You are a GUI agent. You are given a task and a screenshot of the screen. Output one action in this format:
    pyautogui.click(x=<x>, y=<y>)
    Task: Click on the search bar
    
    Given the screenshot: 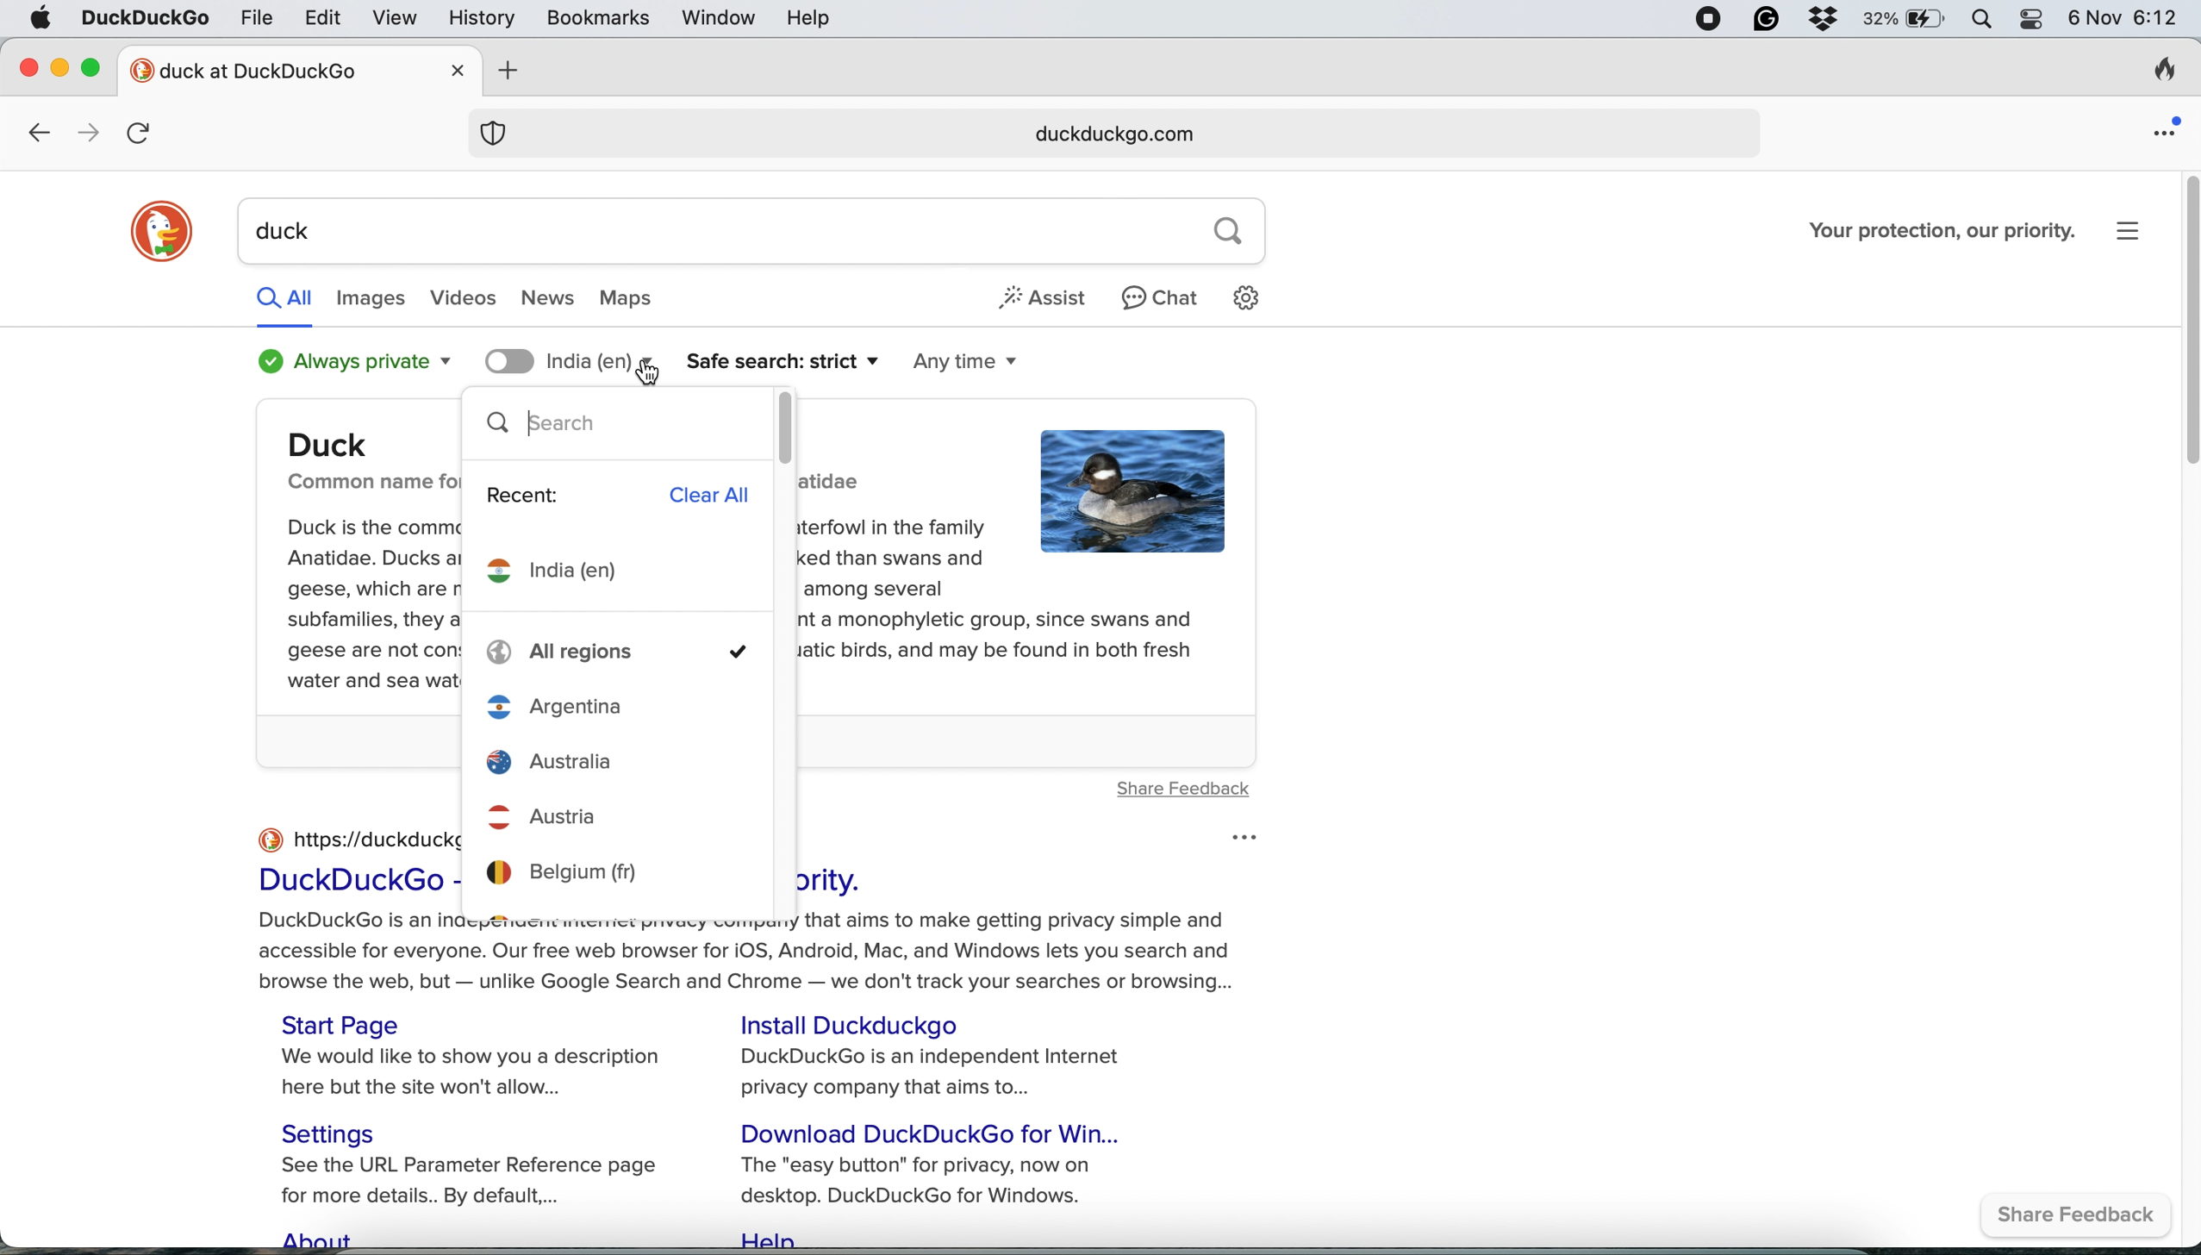 What is the action you would take?
    pyautogui.click(x=613, y=427)
    